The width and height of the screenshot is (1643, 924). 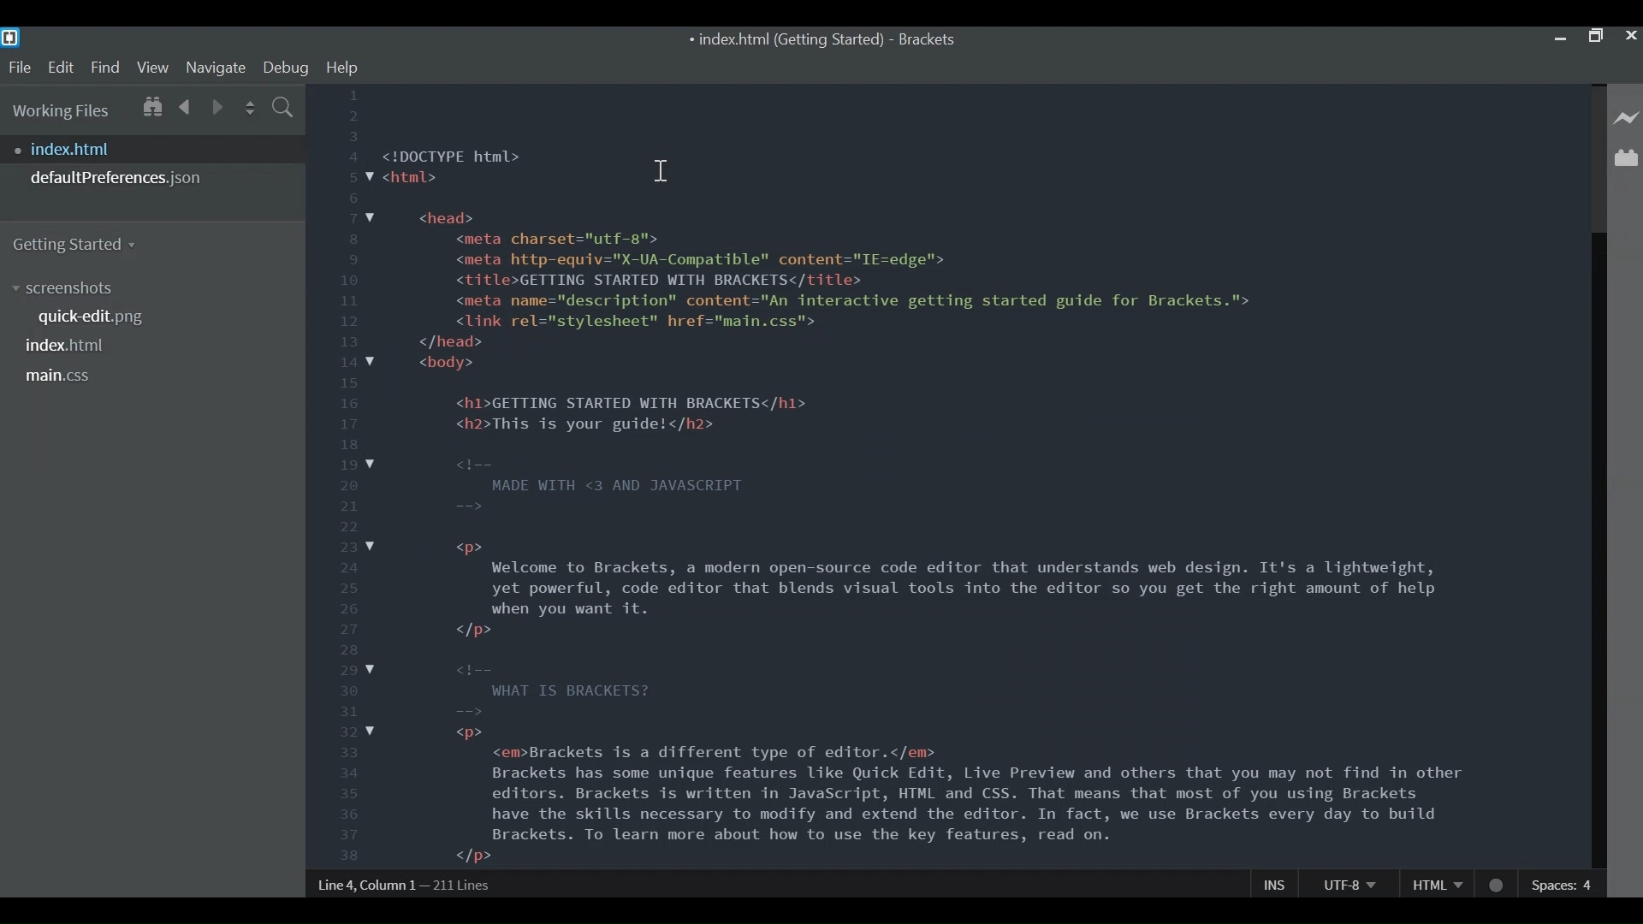 What do you see at coordinates (98, 319) in the screenshot?
I see `quick-edit.png` at bounding box center [98, 319].